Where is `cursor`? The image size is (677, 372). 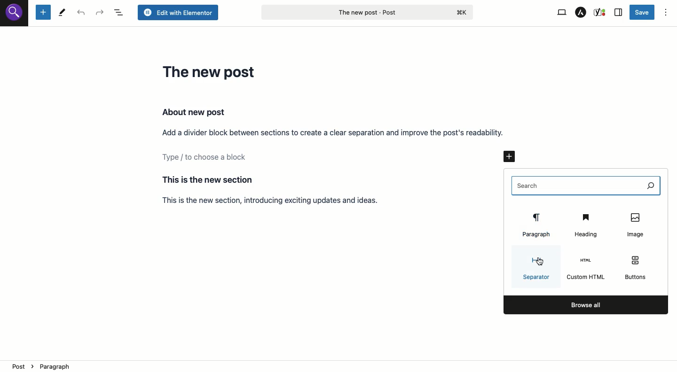 cursor is located at coordinates (540, 262).